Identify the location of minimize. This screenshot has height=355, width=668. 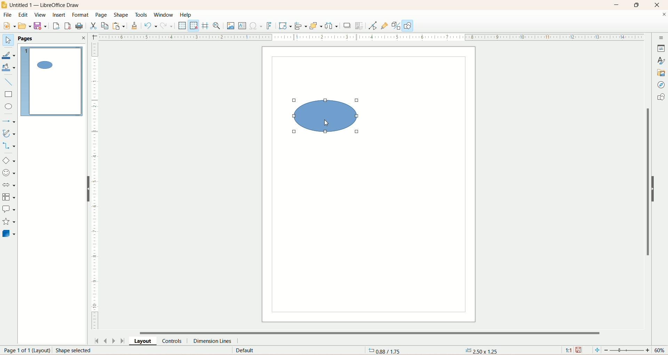
(618, 4).